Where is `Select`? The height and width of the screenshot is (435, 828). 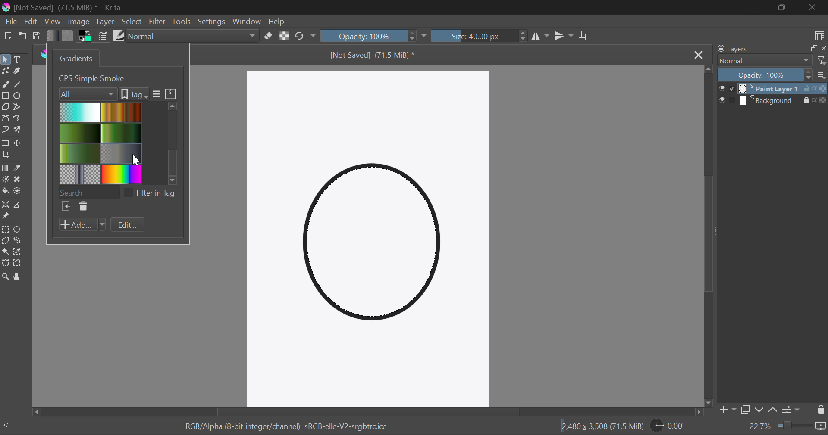 Select is located at coordinates (132, 23).